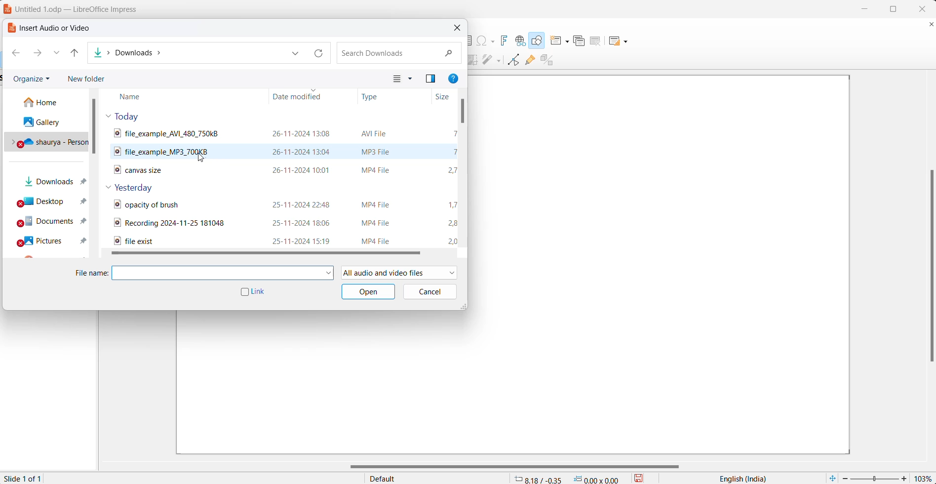 The width and height of the screenshot is (936, 484). I want to click on video file size, so click(457, 133).